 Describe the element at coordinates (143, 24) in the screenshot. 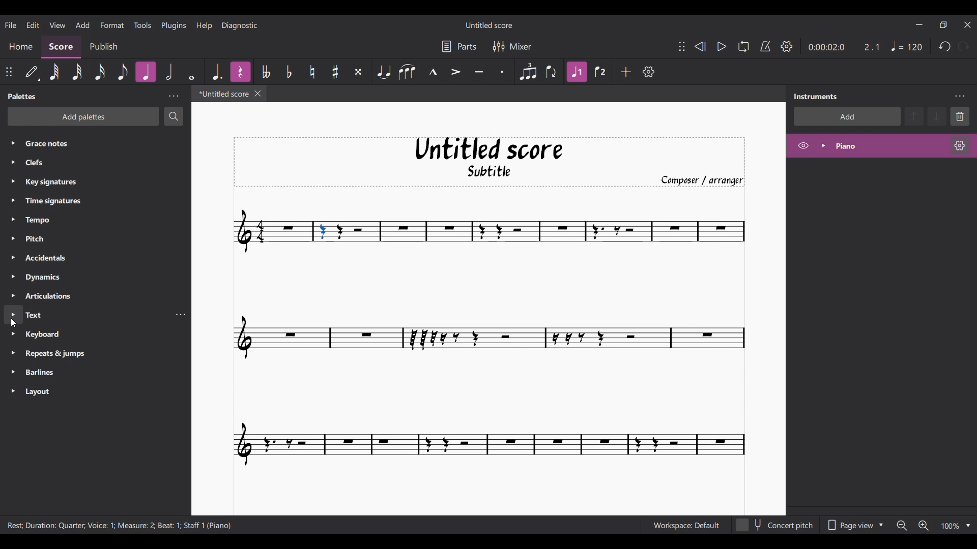

I see `Tools menu` at that location.